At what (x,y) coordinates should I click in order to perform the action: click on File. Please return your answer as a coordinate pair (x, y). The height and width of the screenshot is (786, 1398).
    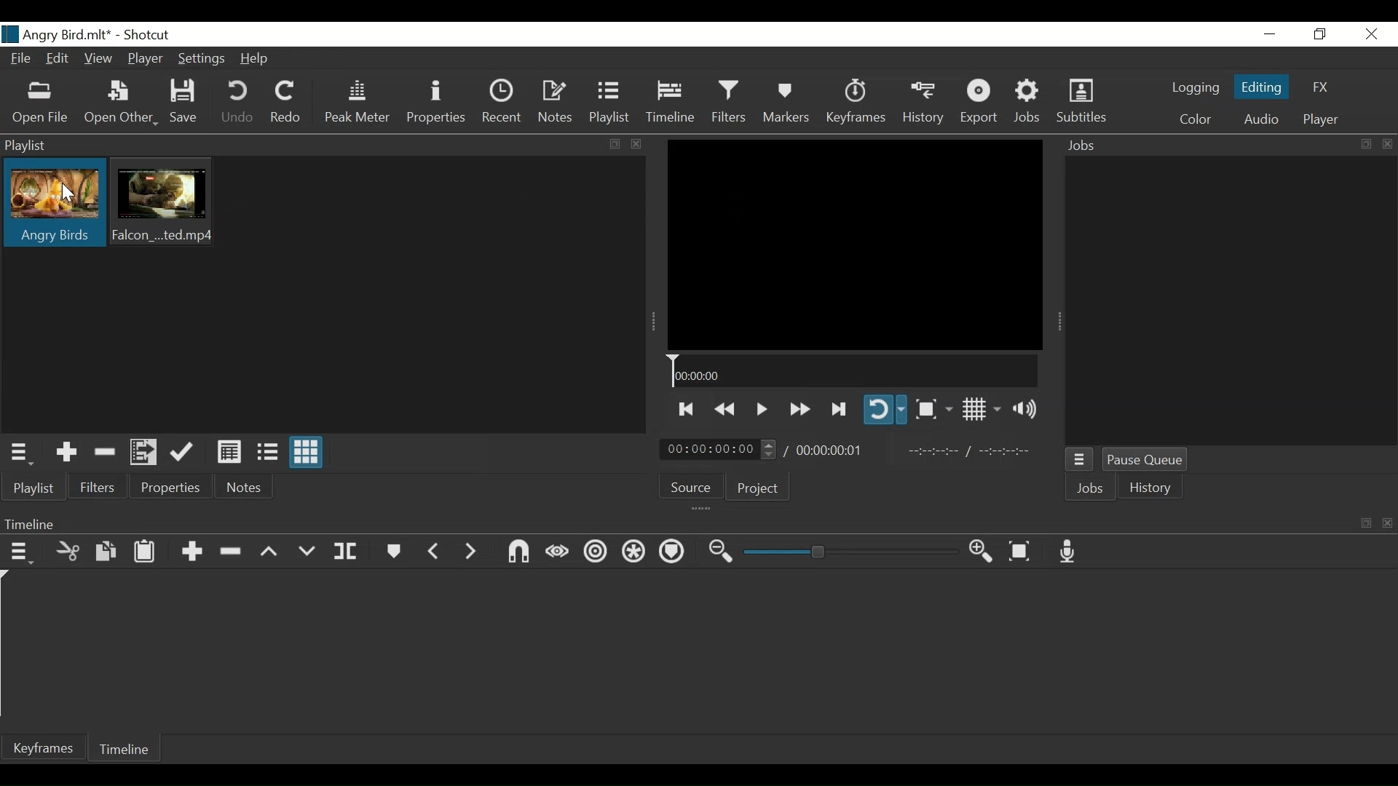
    Looking at the image, I should click on (24, 60).